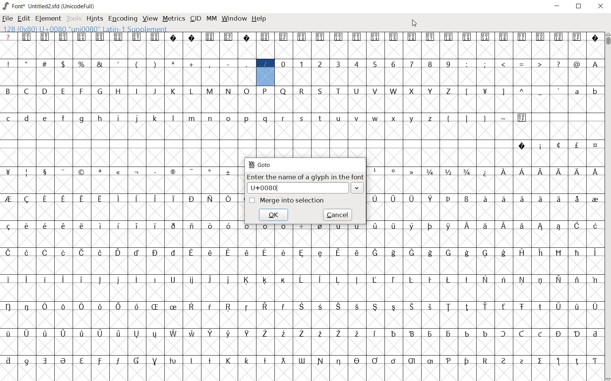 This screenshot has width=611, height=381. What do you see at coordinates (233, 18) in the screenshot?
I see `WINDOW` at bounding box center [233, 18].